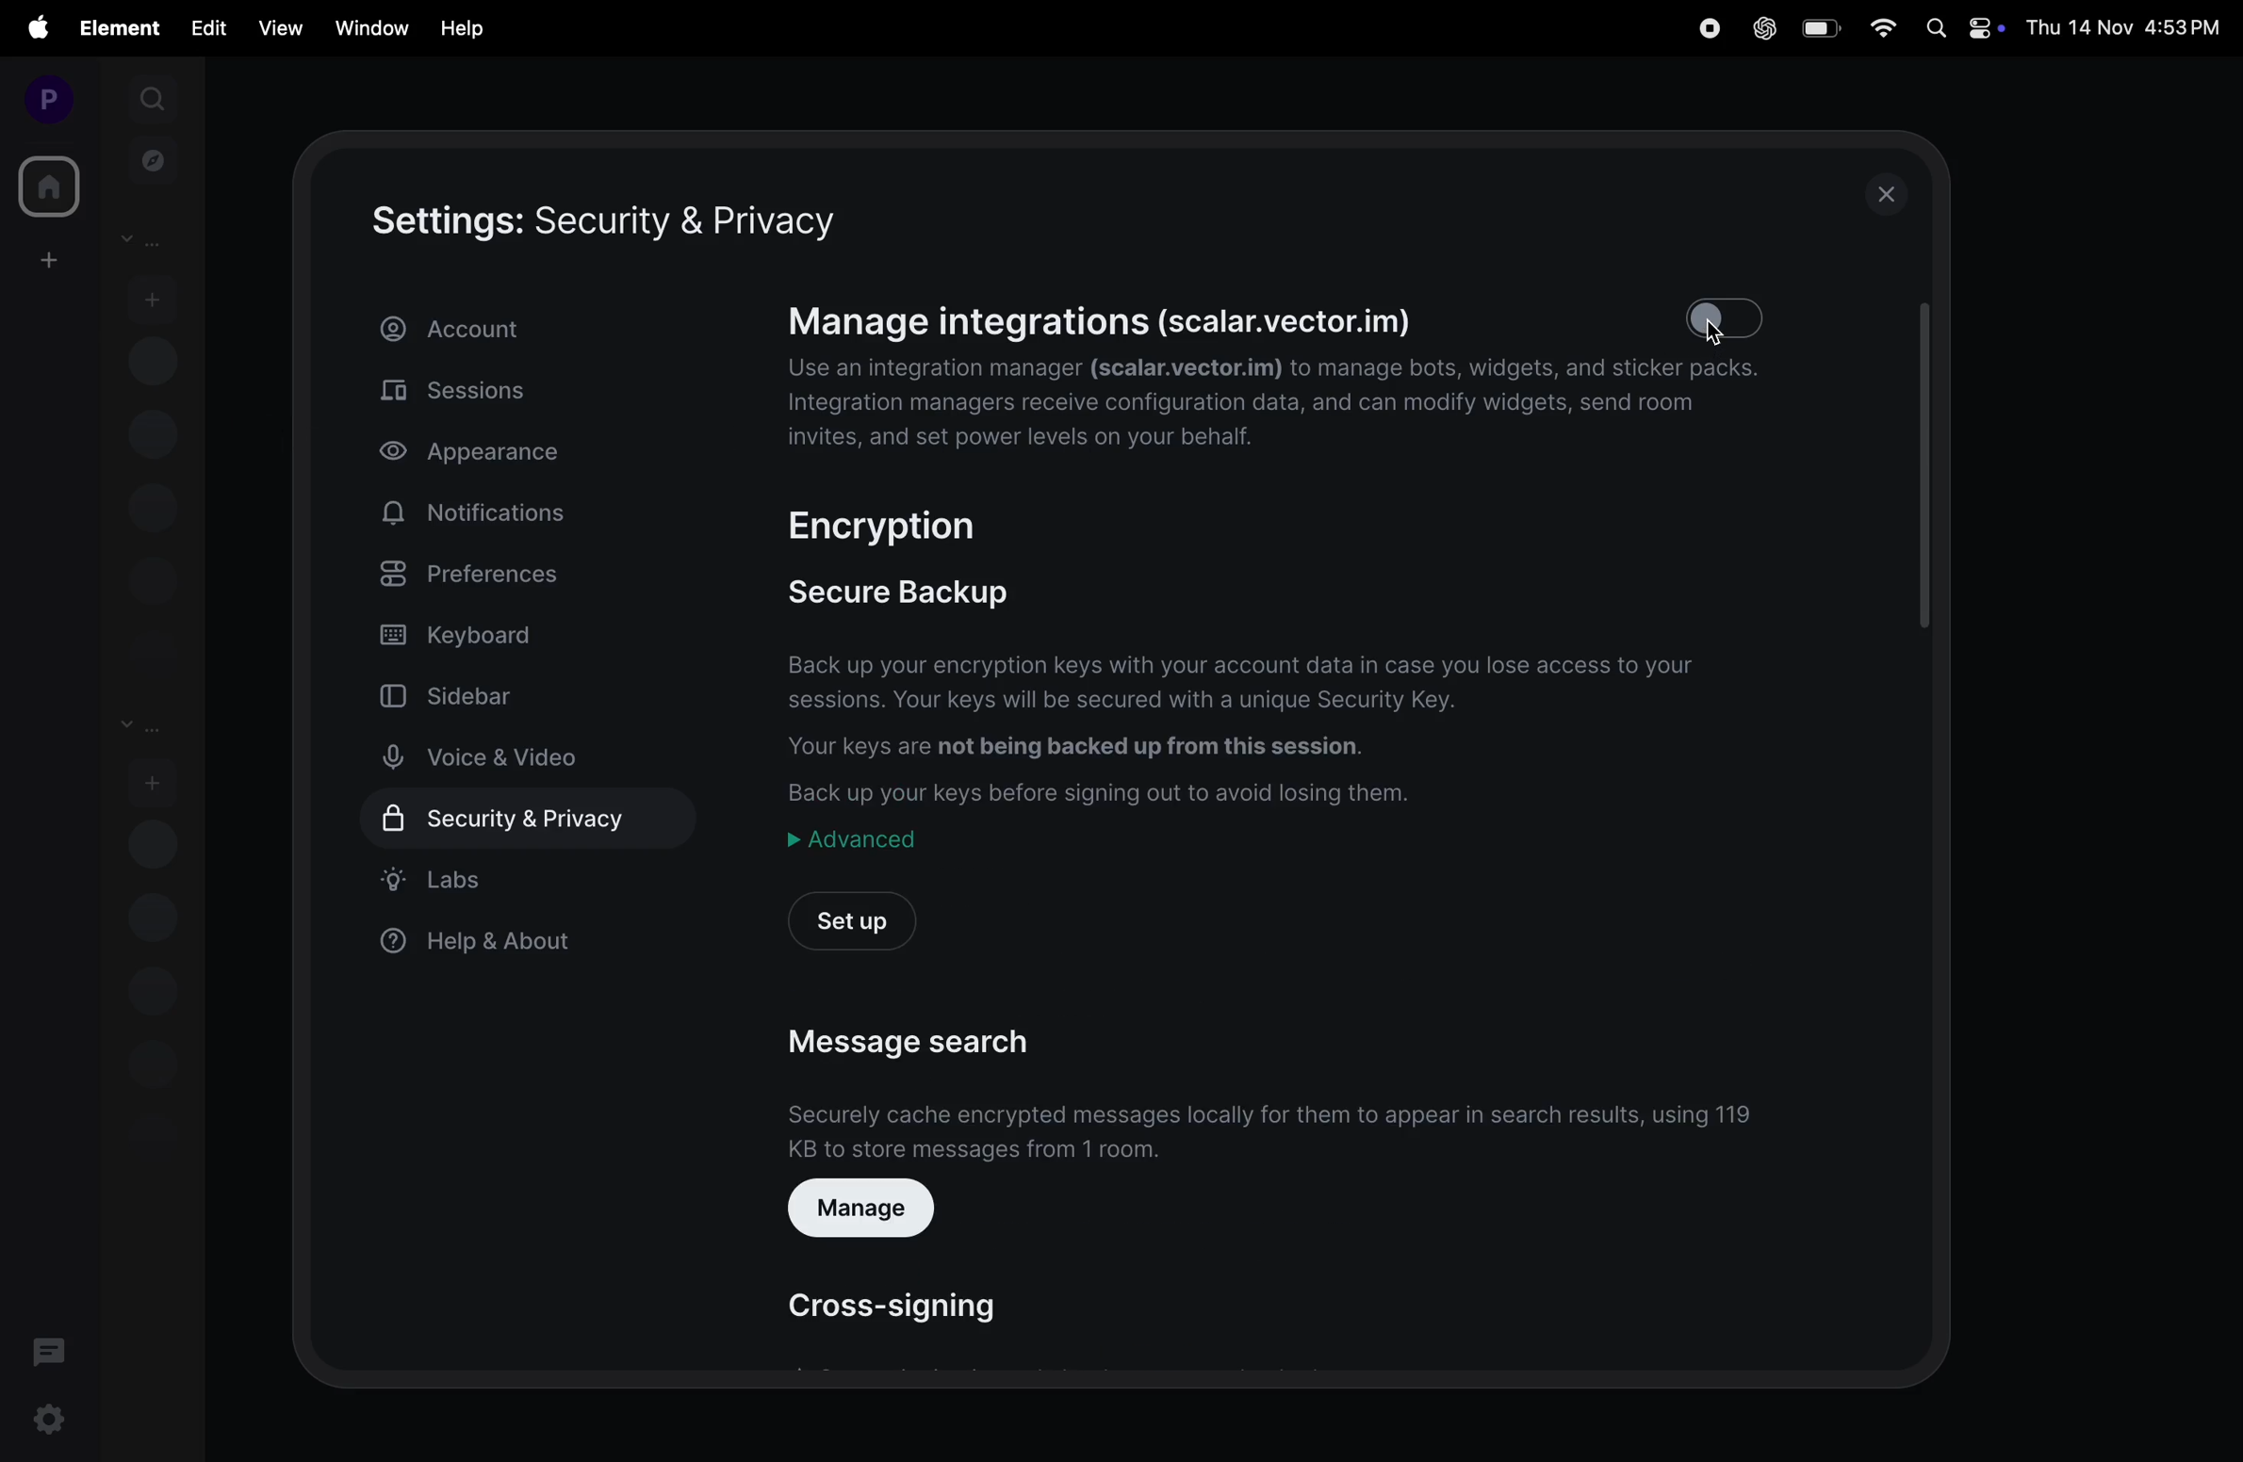 This screenshot has height=1462, width=2243. What do you see at coordinates (157, 165) in the screenshot?
I see `explore rooms` at bounding box center [157, 165].